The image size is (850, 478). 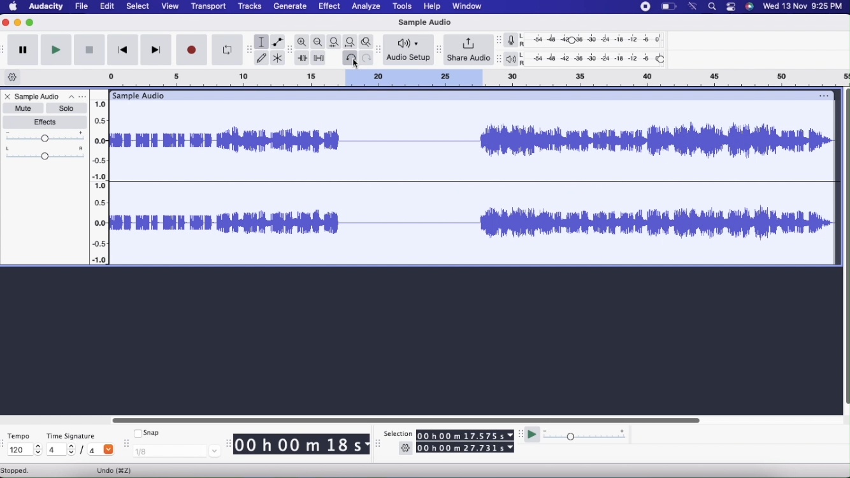 What do you see at coordinates (845, 249) in the screenshot?
I see `vertical scrollbar` at bounding box center [845, 249].